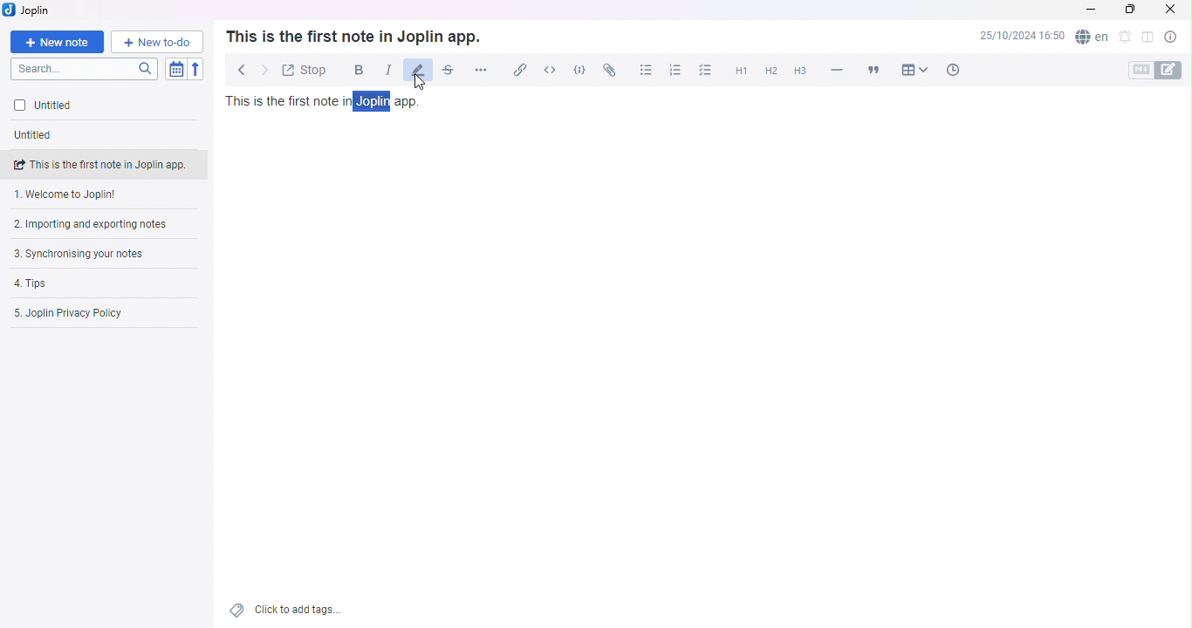 The image size is (1192, 628). What do you see at coordinates (609, 69) in the screenshot?
I see `Attach file` at bounding box center [609, 69].